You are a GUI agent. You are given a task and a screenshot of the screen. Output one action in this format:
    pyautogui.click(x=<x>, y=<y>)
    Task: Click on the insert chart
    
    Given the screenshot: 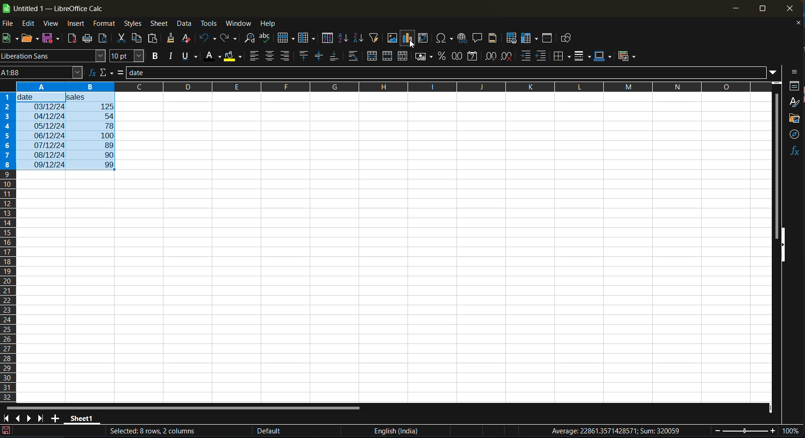 What is the action you would take?
    pyautogui.click(x=408, y=39)
    